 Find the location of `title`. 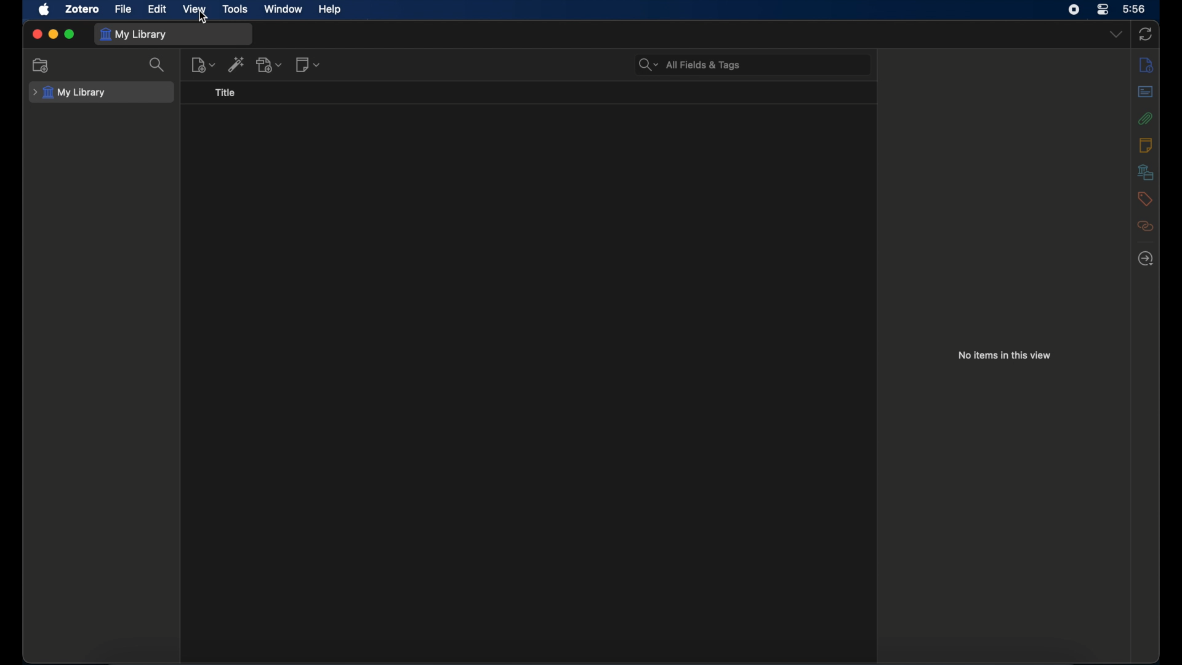

title is located at coordinates (226, 92).